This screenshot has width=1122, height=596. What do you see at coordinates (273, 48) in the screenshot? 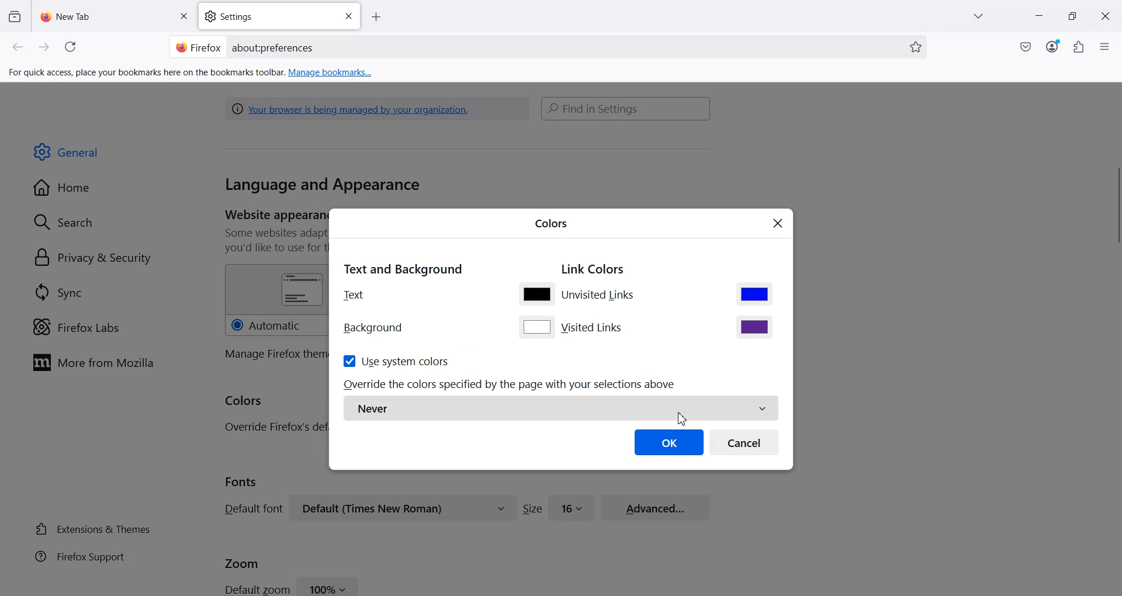
I see `about:prefernces` at bounding box center [273, 48].